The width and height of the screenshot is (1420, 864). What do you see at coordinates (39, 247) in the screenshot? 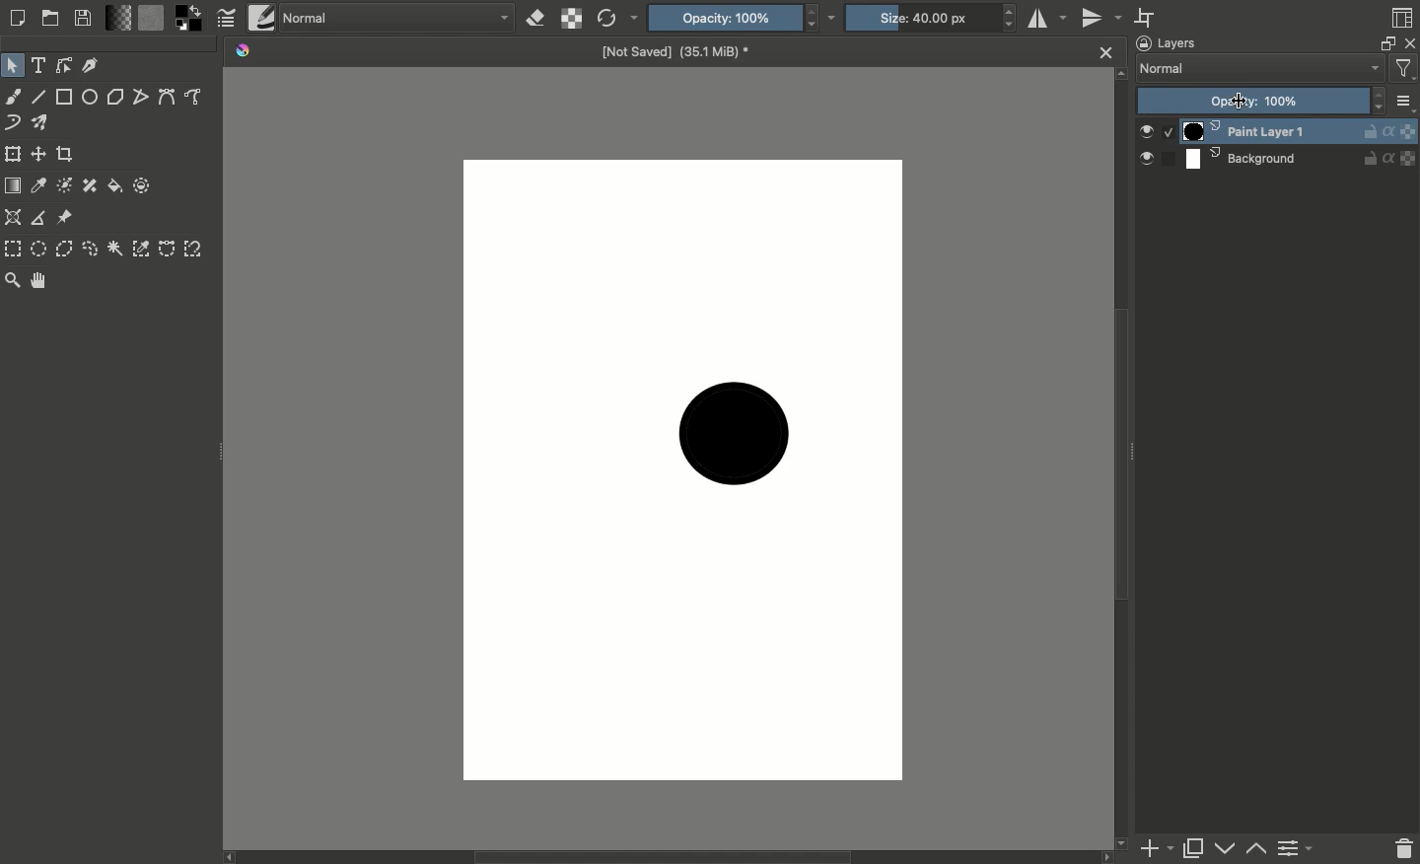
I see `Elliptical selection tool` at bounding box center [39, 247].